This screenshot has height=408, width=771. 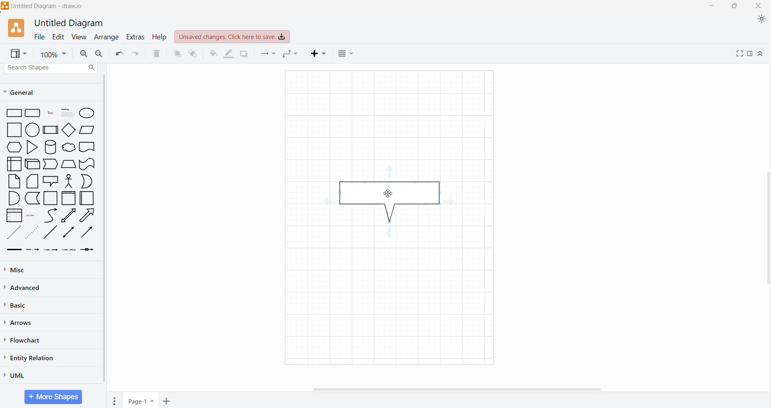 What do you see at coordinates (13, 233) in the screenshot?
I see `Dotted Line ` at bounding box center [13, 233].